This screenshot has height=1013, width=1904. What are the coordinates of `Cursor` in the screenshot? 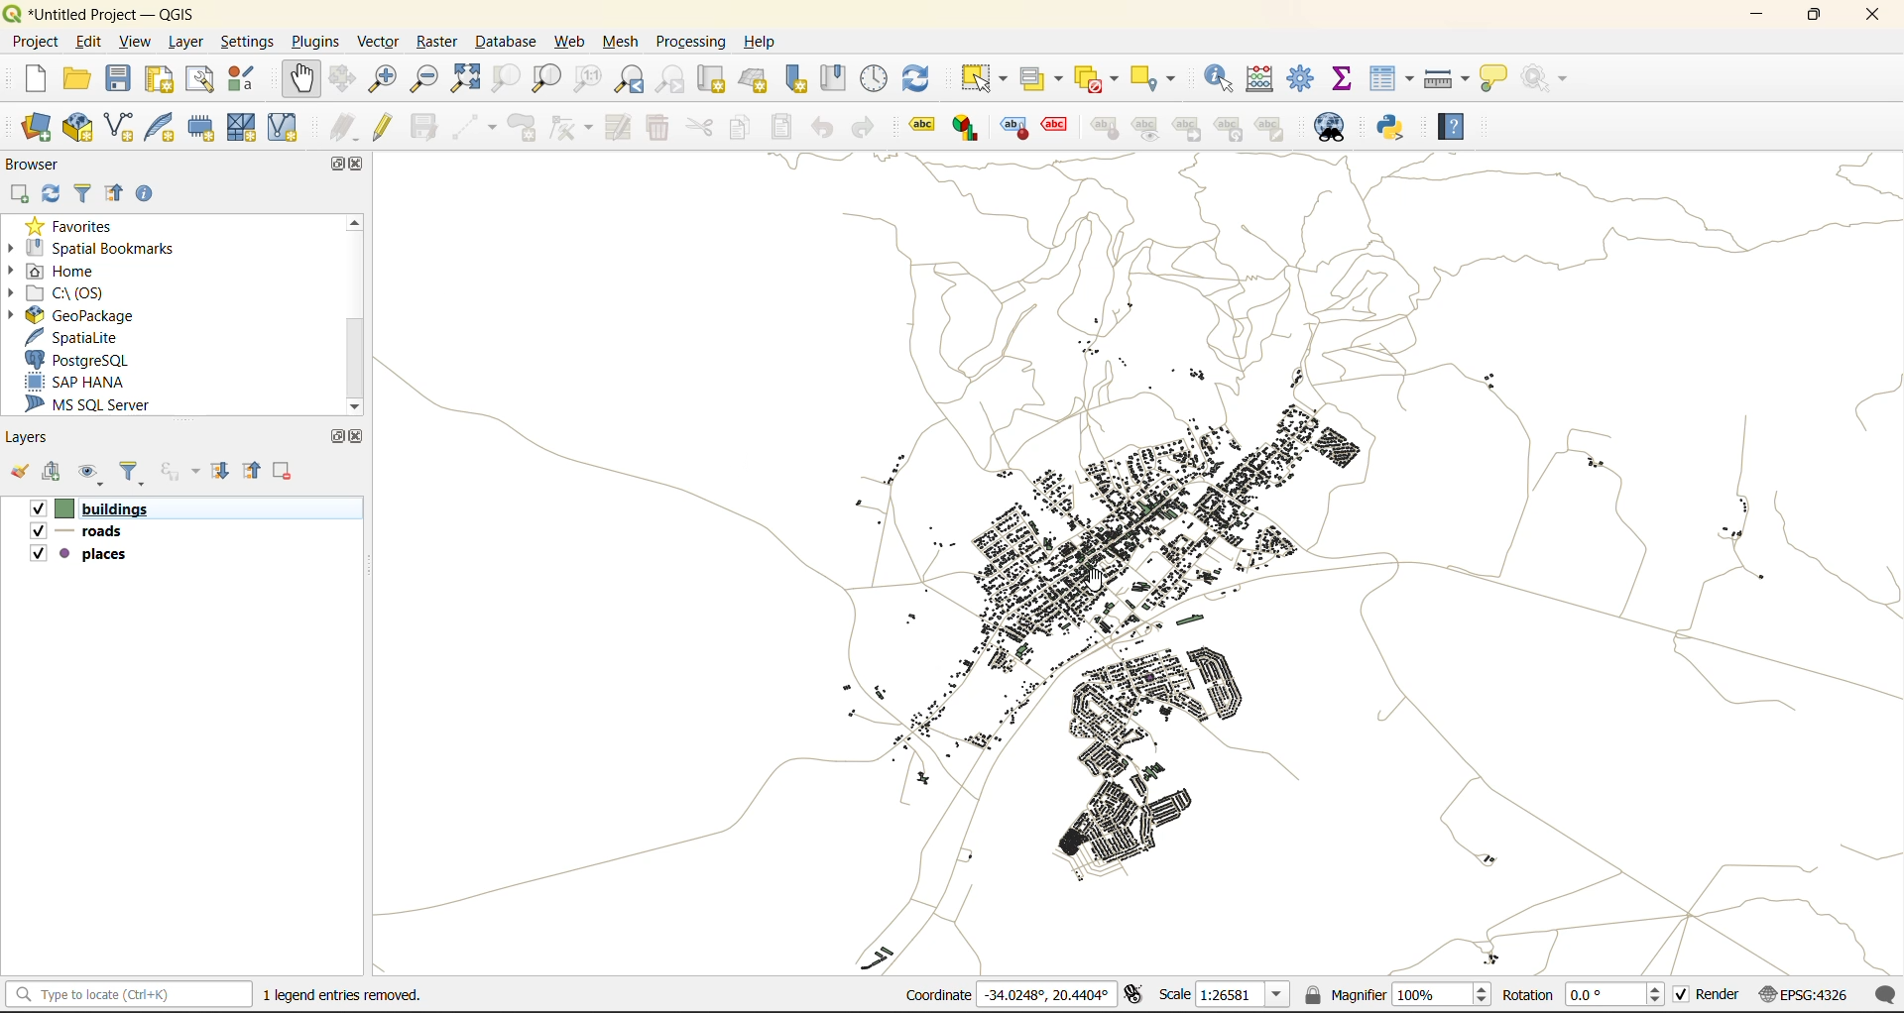 It's located at (276, 607).